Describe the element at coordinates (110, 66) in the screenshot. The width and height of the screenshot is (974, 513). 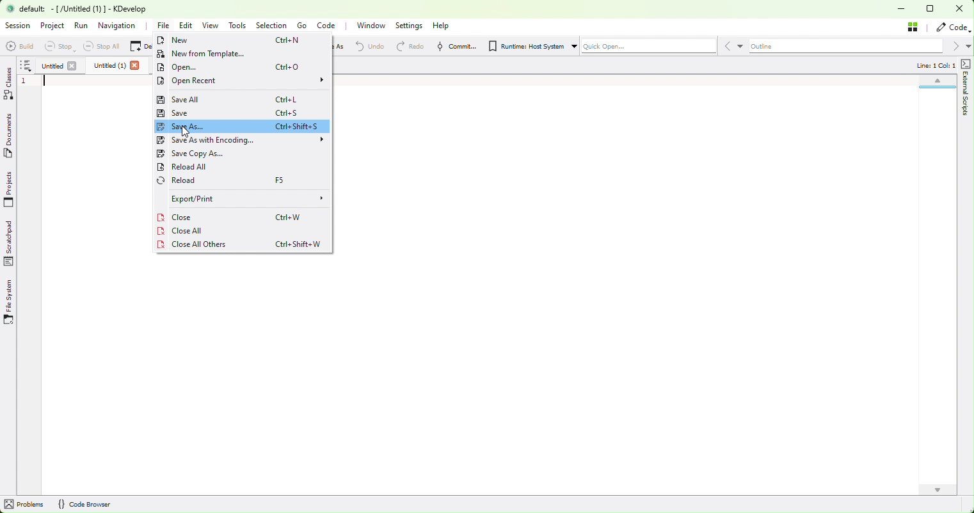
I see `Untitled (1)` at that location.